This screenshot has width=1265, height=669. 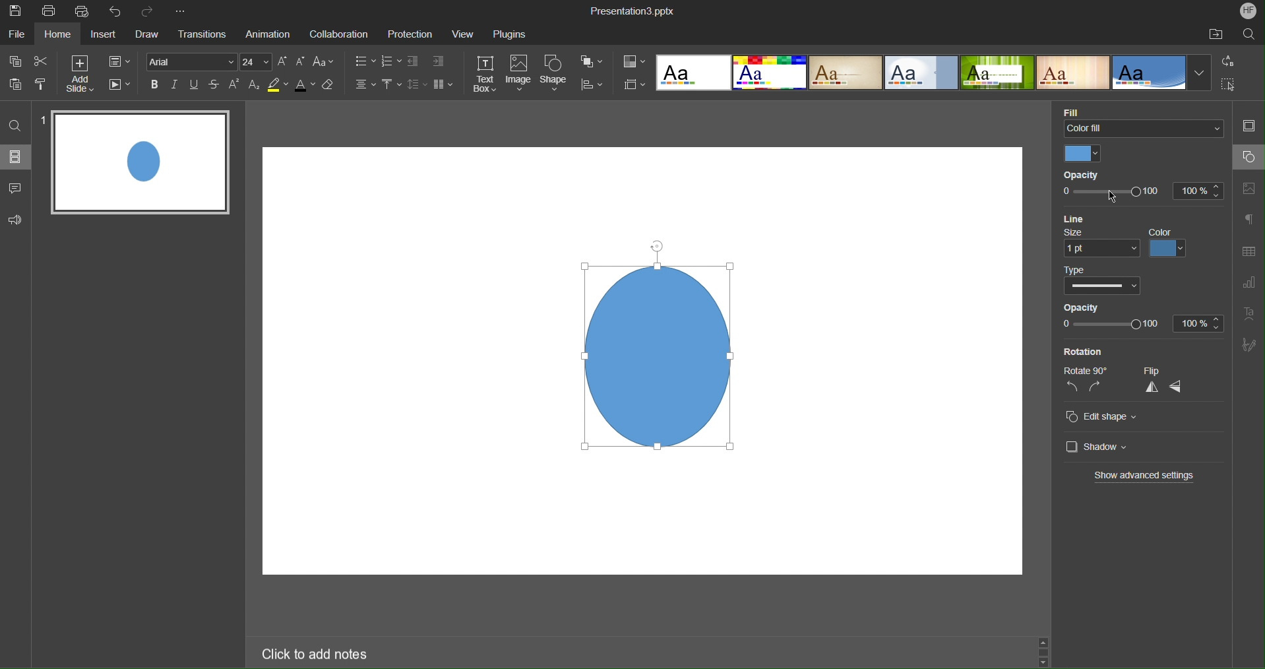 I want to click on Transitions, so click(x=200, y=35).